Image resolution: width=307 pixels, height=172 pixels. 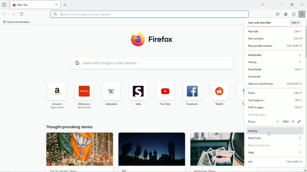 What do you see at coordinates (152, 149) in the screenshot?
I see `image` at bounding box center [152, 149].